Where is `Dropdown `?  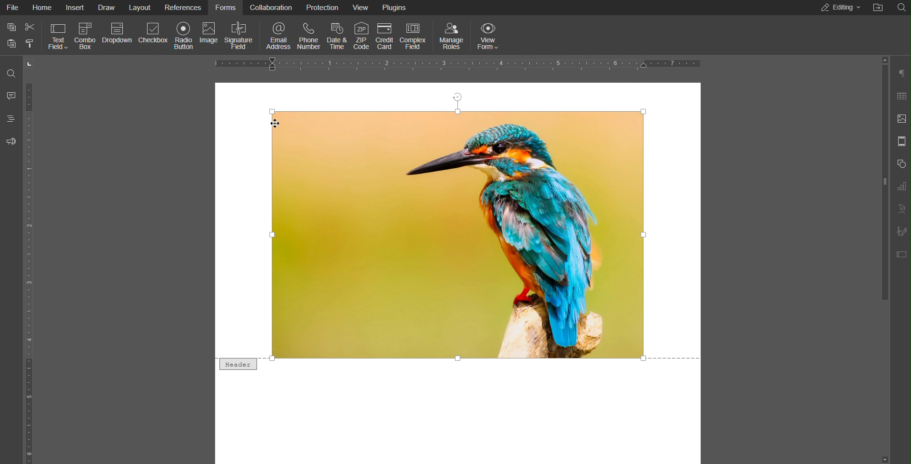
Dropdown  is located at coordinates (118, 35).